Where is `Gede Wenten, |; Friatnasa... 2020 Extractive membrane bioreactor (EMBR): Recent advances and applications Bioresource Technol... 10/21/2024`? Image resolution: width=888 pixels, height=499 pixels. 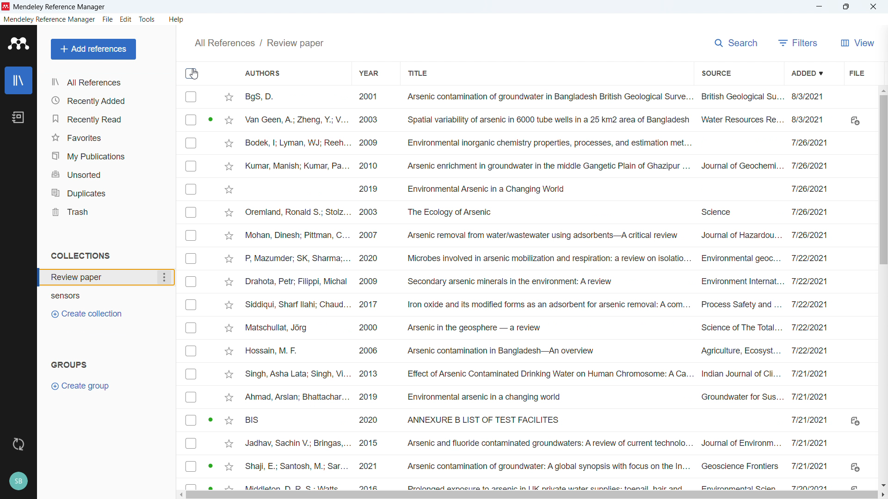 Gede Wenten, |; Friatnasa... 2020 Extractive membrane bioreactor (EMBR): Recent advances and applications Bioresource Technol... 10/21/2024 is located at coordinates (539, 466).